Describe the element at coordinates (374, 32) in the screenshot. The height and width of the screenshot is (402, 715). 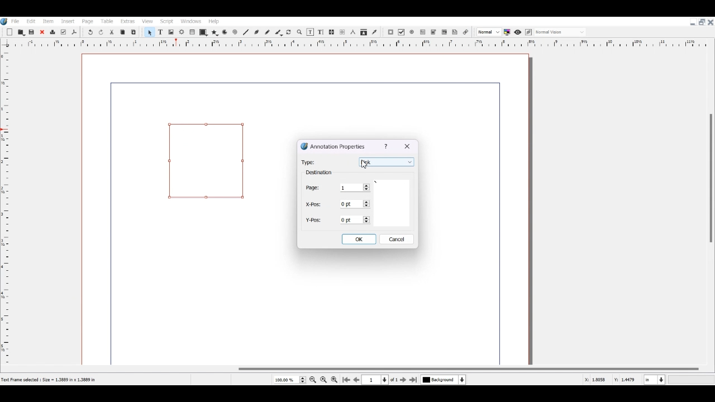
I see `Eye dropper` at that location.